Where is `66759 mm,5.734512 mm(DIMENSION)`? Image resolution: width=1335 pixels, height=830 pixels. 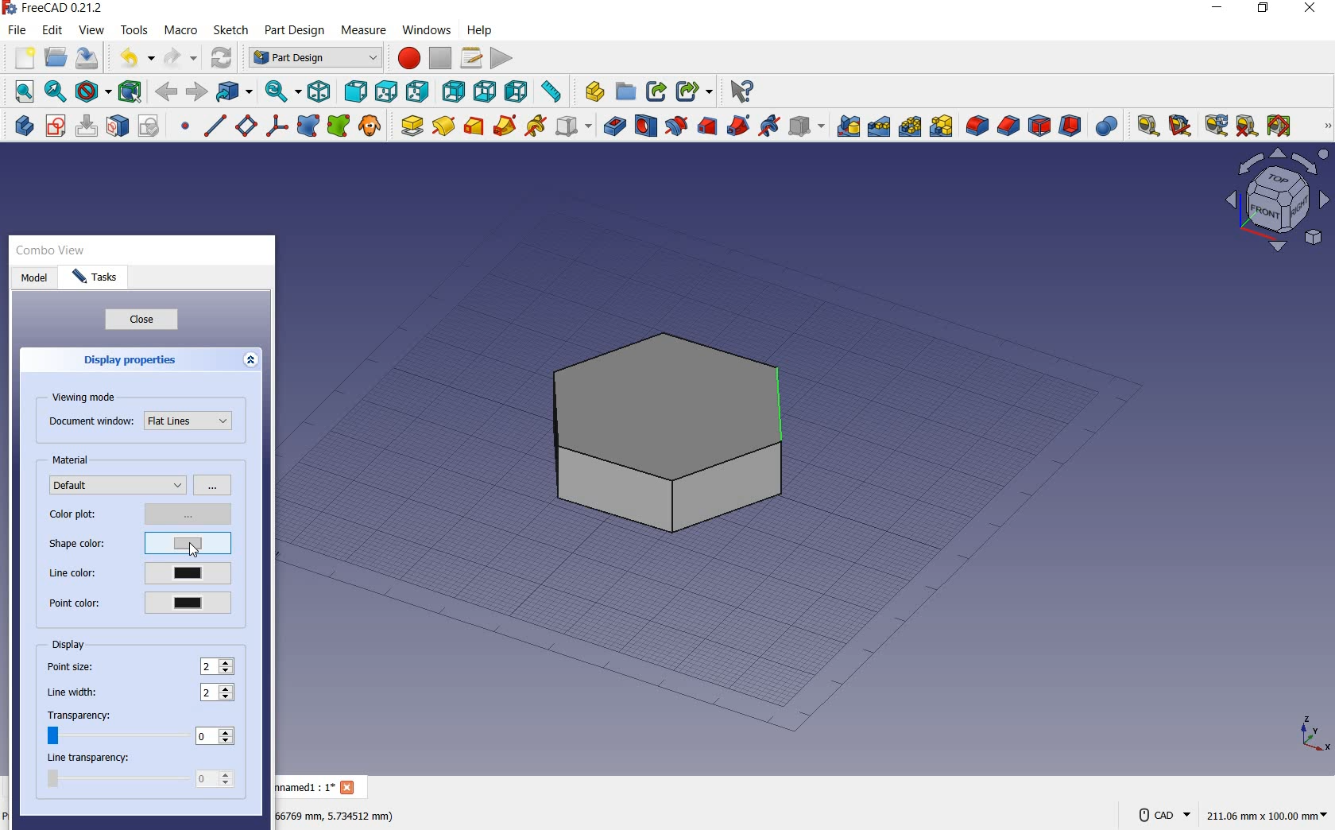 66759 mm,5.734512 mm(DIMENSION) is located at coordinates (335, 815).